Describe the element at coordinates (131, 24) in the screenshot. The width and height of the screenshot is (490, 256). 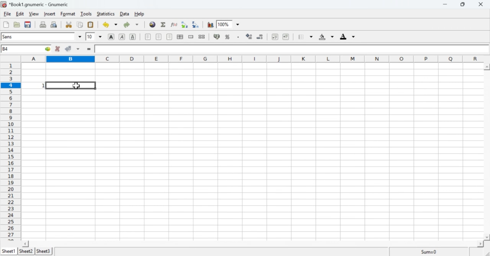
I see `Redo` at that location.